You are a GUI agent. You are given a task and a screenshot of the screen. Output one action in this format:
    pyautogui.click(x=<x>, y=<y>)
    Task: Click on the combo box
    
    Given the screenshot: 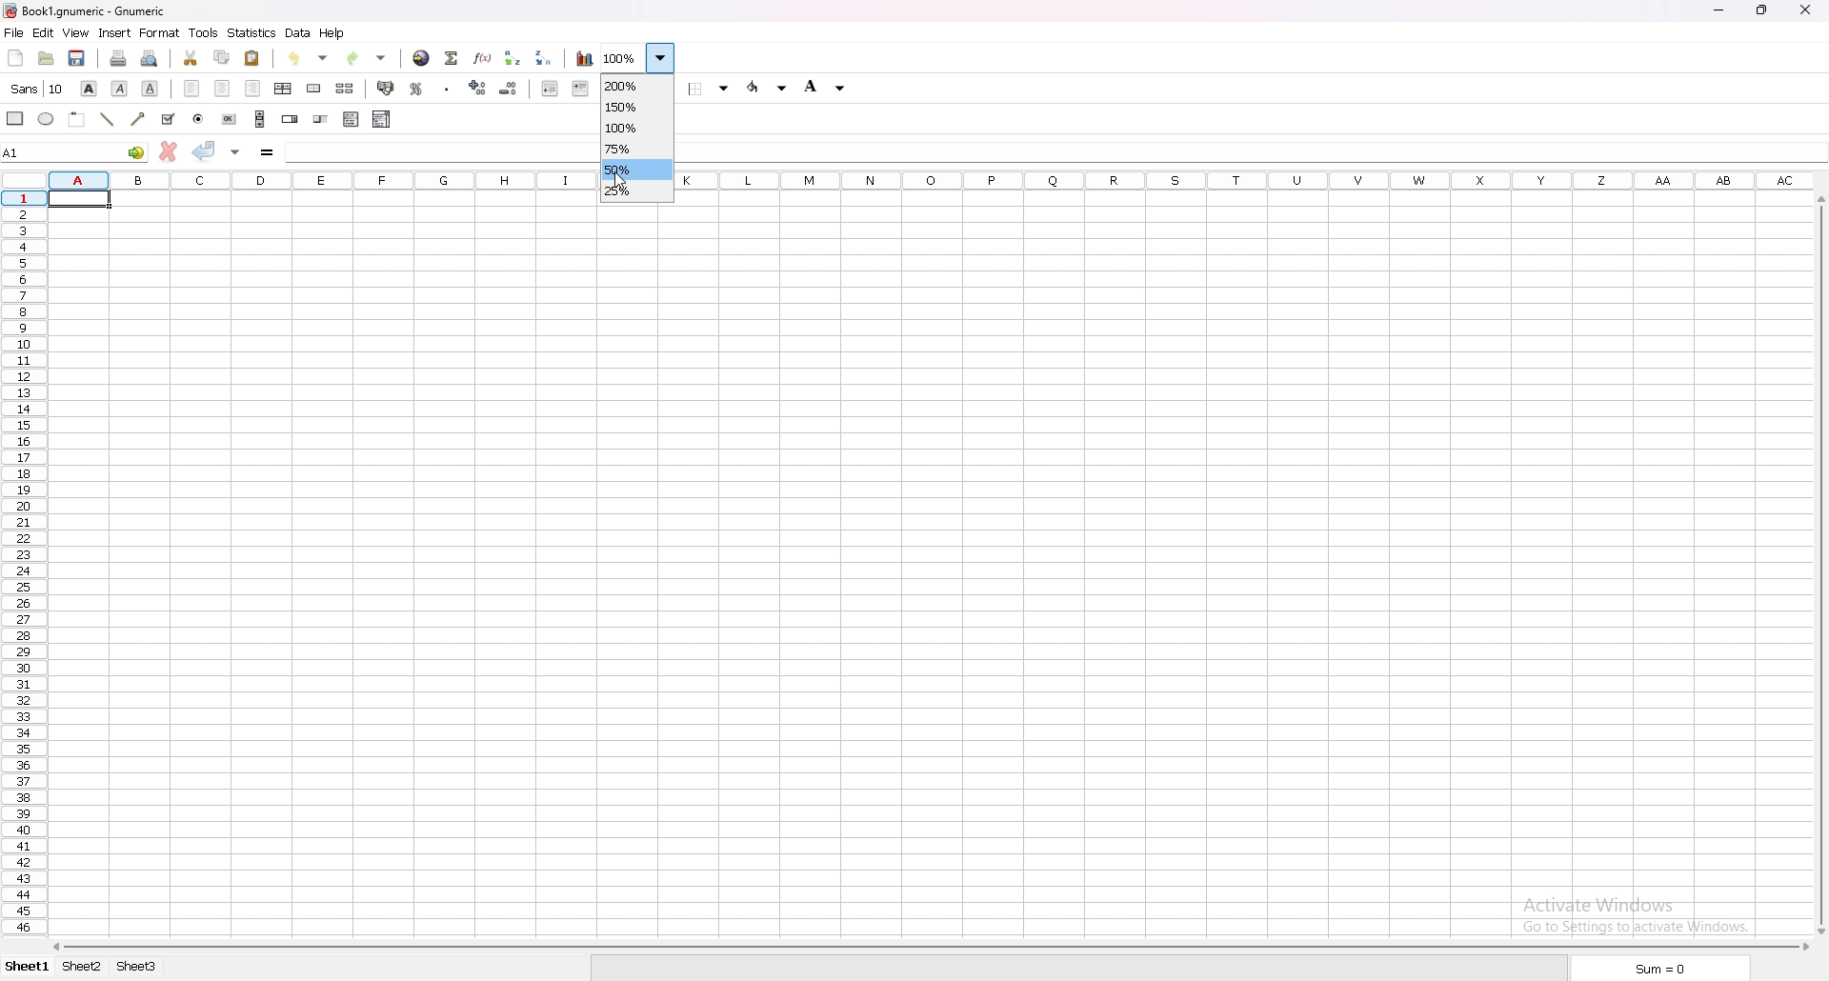 What is the action you would take?
    pyautogui.click(x=382, y=119)
    